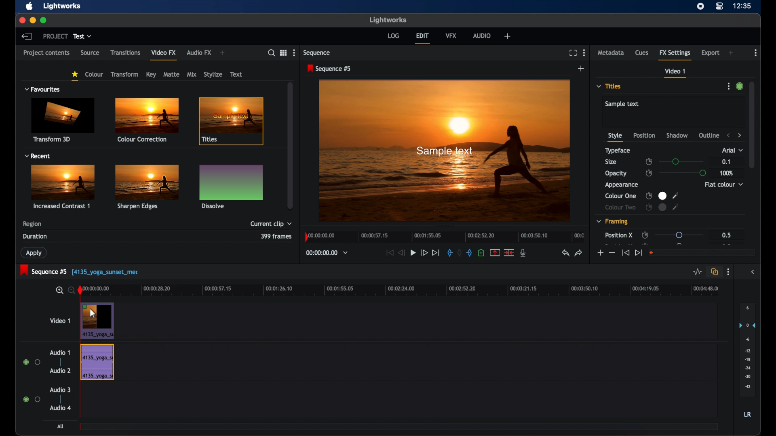 The height and width of the screenshot is (436, 776). Describe the element at coordinates (582, 69) in the screenshot. I see `add` at that location.